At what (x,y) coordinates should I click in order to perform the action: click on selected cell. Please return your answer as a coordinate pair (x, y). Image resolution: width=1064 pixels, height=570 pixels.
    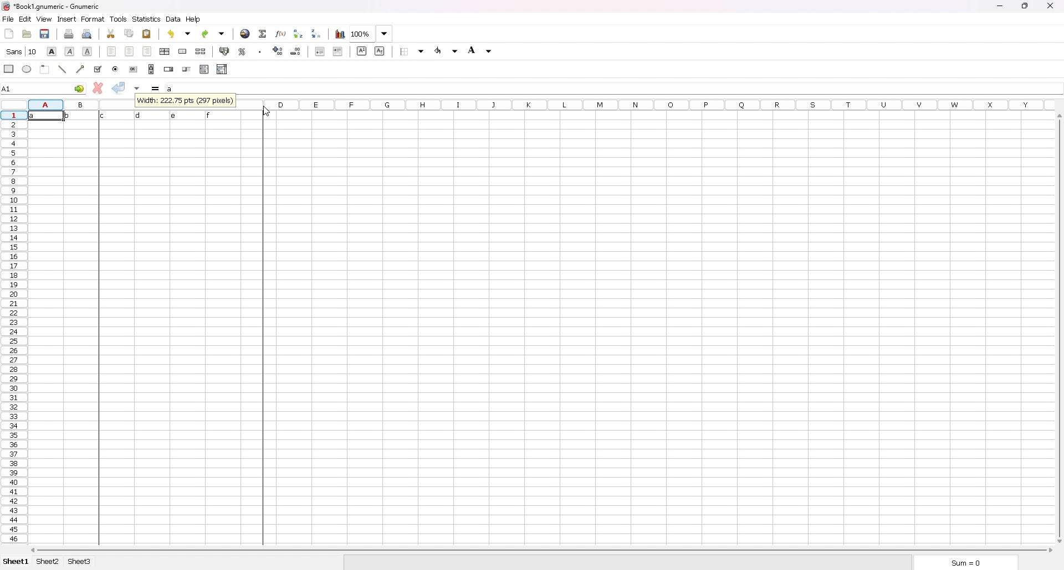
    Looking at the image, I should click on (44, 87).